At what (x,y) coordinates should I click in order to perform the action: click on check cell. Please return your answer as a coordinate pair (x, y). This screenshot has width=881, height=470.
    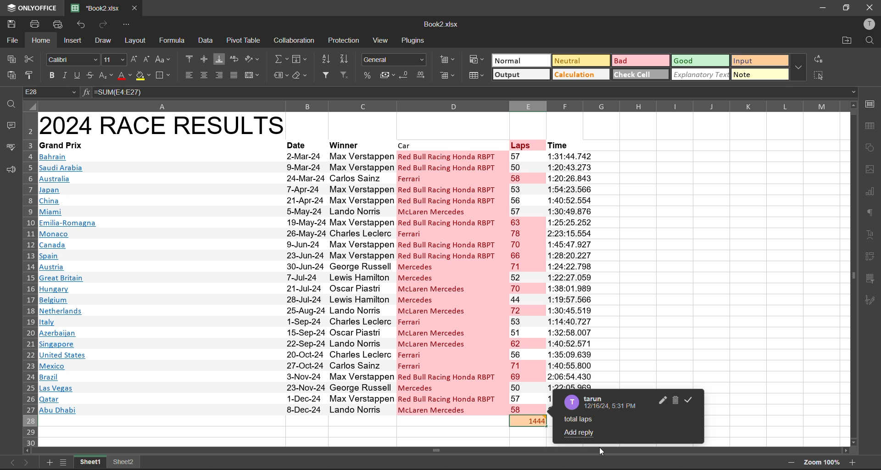
    Looking at the image, I should click on (641, 75).